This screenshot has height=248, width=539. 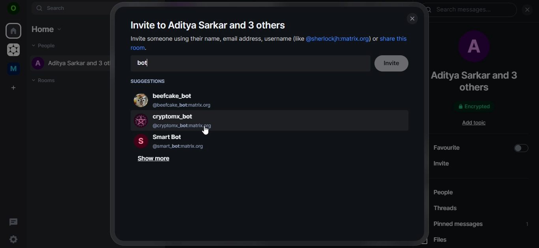 What do you see at coordinates (535, 88) in the screenshot?
I see `scrollbar` at bounding box center [535, 88].